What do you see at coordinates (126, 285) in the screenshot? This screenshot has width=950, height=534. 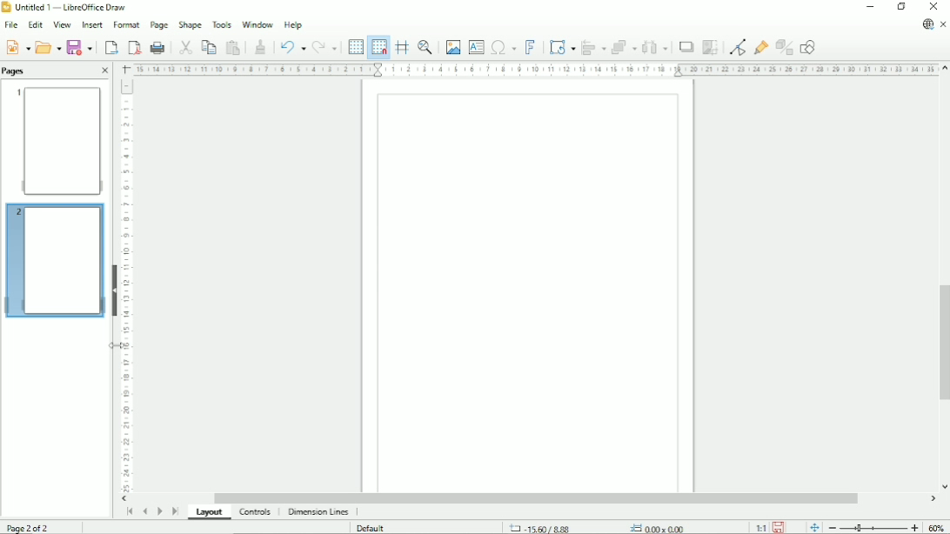 I see `Vertical scale` at bounding box center [126, 285].